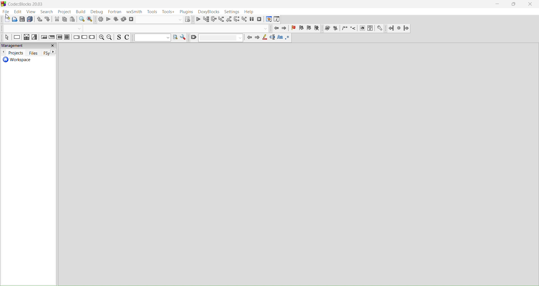 The height and width of the screenshot is (286, 539). Describe the element at coordinates (206, 19) in the screenshot. I see `run to cursor` at that location.